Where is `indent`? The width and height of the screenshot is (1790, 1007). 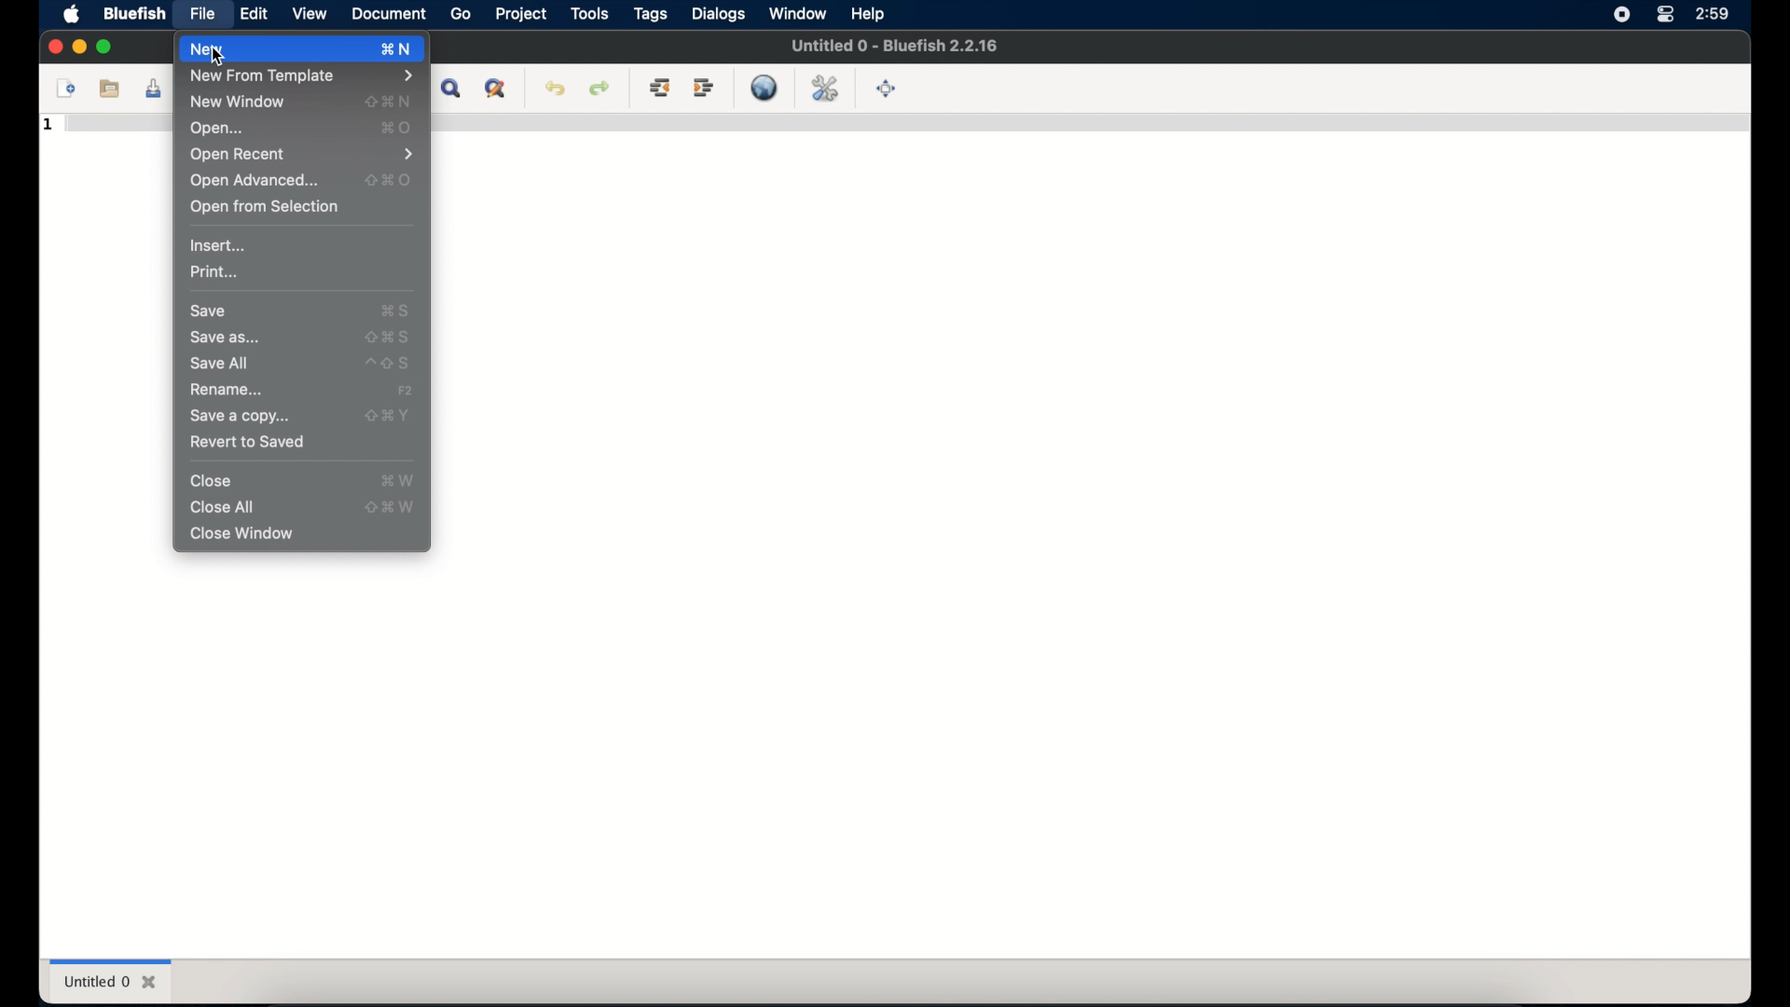
indent is located at coordinates (704, 88).